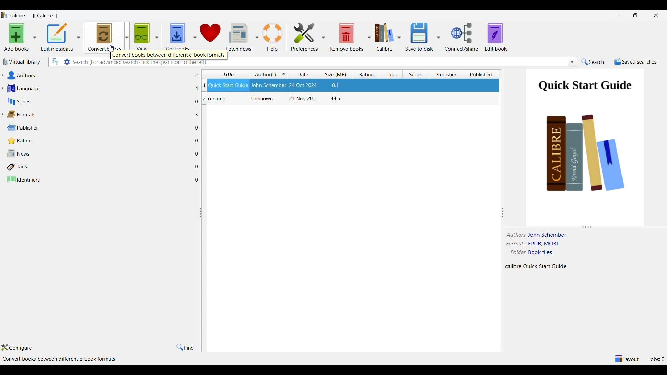 The height and width of the screenshot is (375, 667). What do you see at coordinates (211, 37) in the screenshot?
I see `Donate` at bounding box center [211, 37].